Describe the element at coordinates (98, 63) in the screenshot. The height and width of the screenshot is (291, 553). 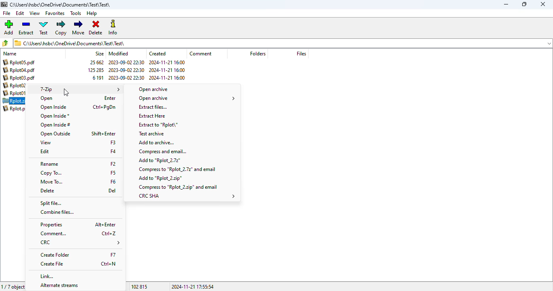
I see `25 662` at that location.